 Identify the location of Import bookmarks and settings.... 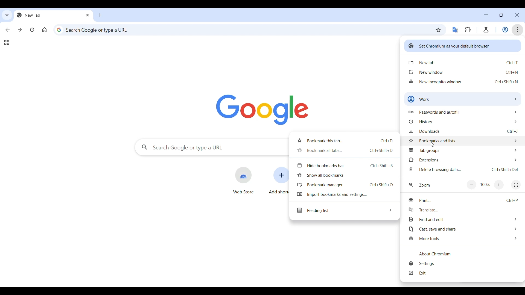
(344, 194).